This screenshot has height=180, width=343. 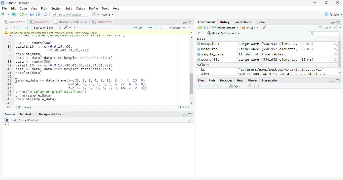 I want to click on 43:1, so click(x=9, y=107).